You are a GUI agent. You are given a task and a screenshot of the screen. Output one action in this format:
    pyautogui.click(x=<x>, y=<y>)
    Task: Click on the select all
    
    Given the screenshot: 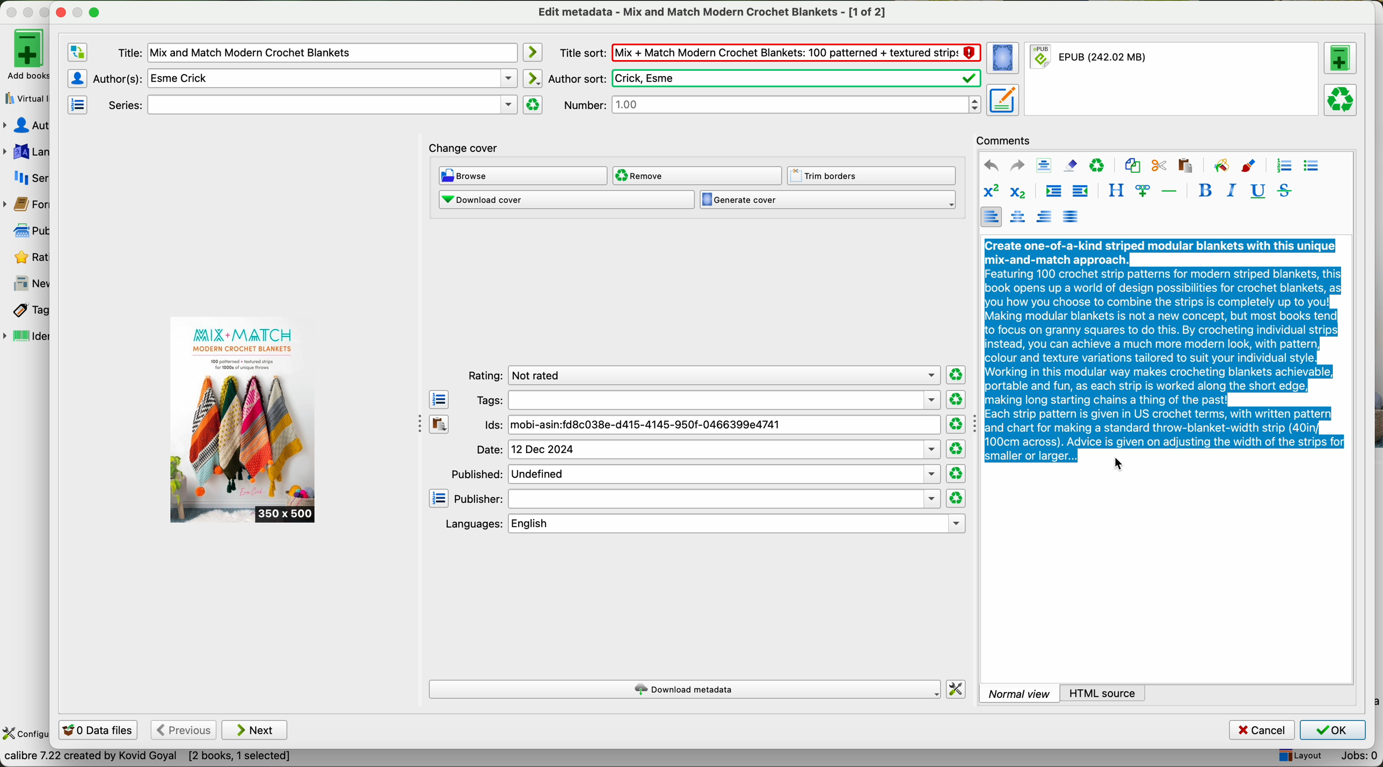 What is the action you would take?
    pyautogui.click(x=1044, y=166)
    